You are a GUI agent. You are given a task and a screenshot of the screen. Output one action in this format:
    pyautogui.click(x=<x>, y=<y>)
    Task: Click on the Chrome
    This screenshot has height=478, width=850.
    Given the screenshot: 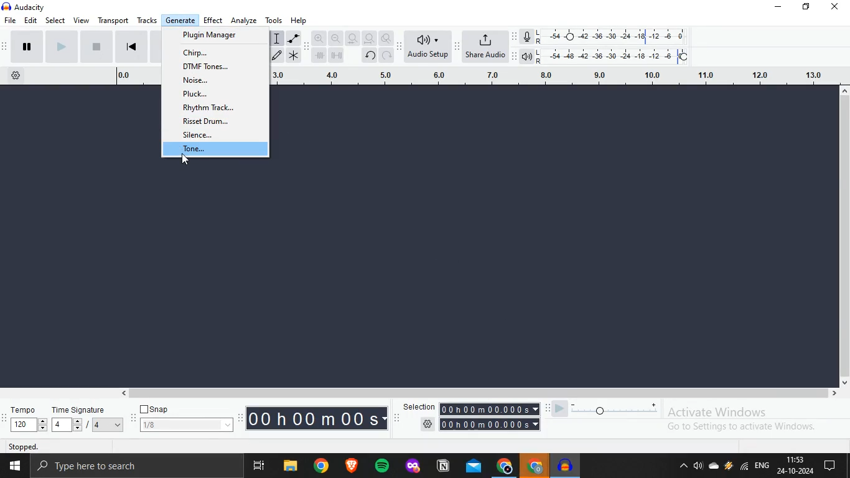 What is the action you would take?
    pyautogui.click(x=324, y=467)
    